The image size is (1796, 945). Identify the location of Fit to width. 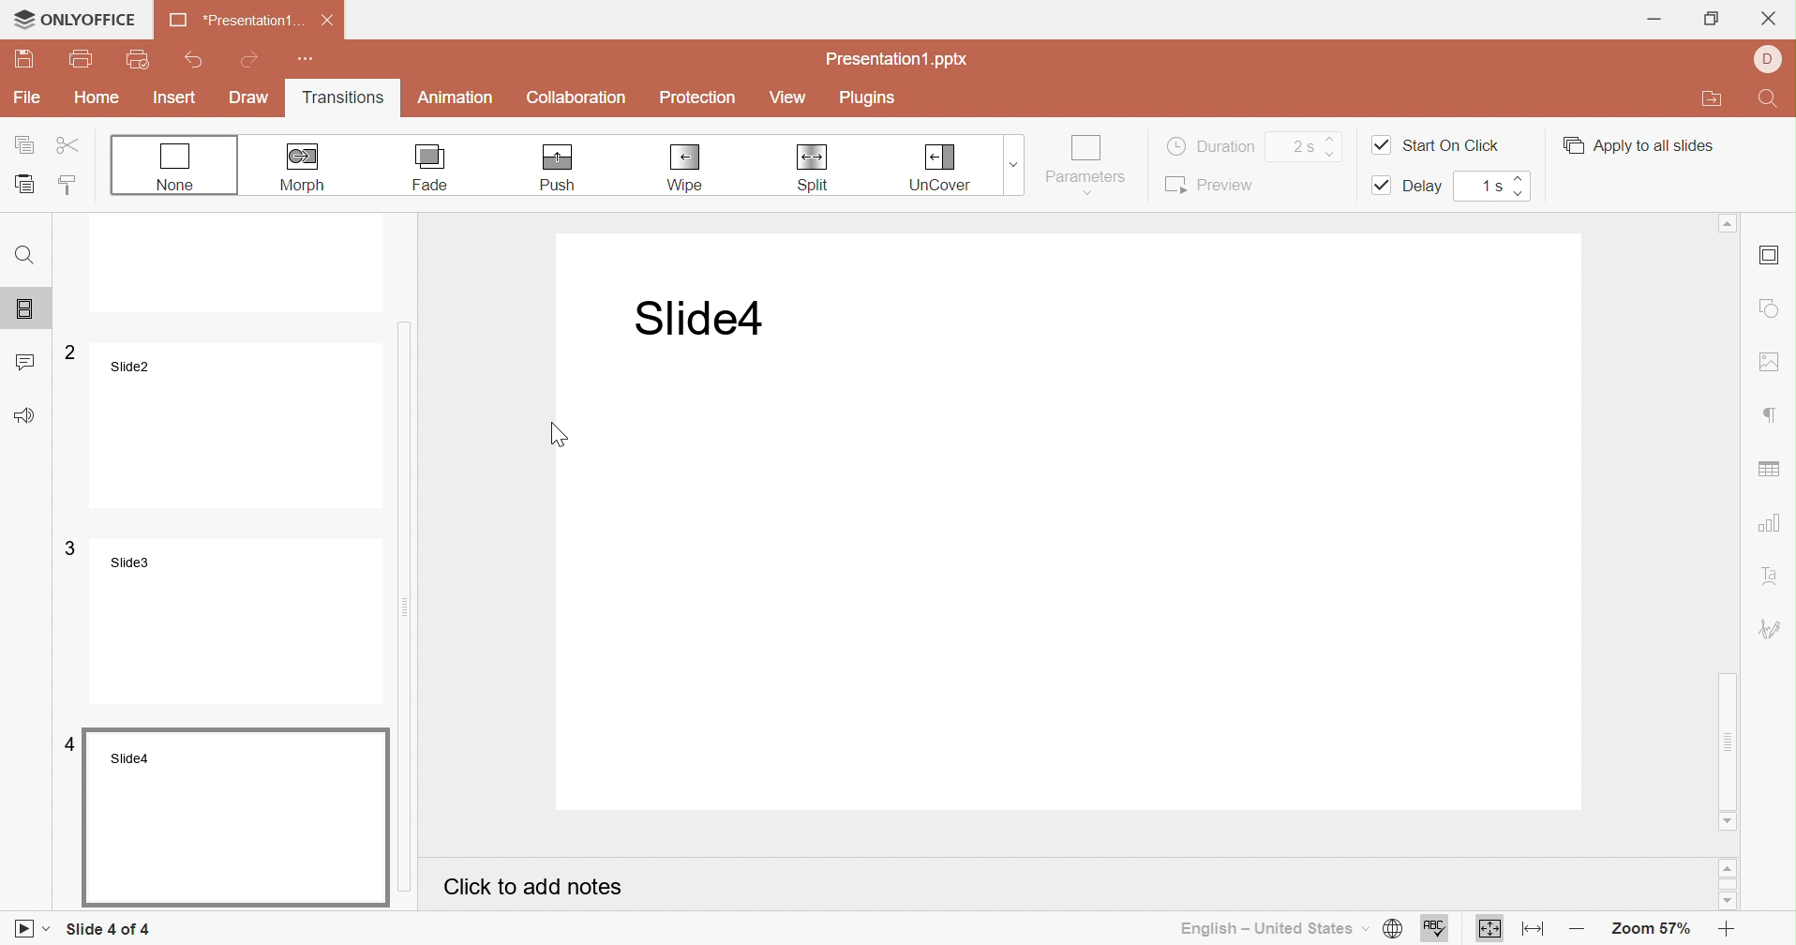
(1529, 929).